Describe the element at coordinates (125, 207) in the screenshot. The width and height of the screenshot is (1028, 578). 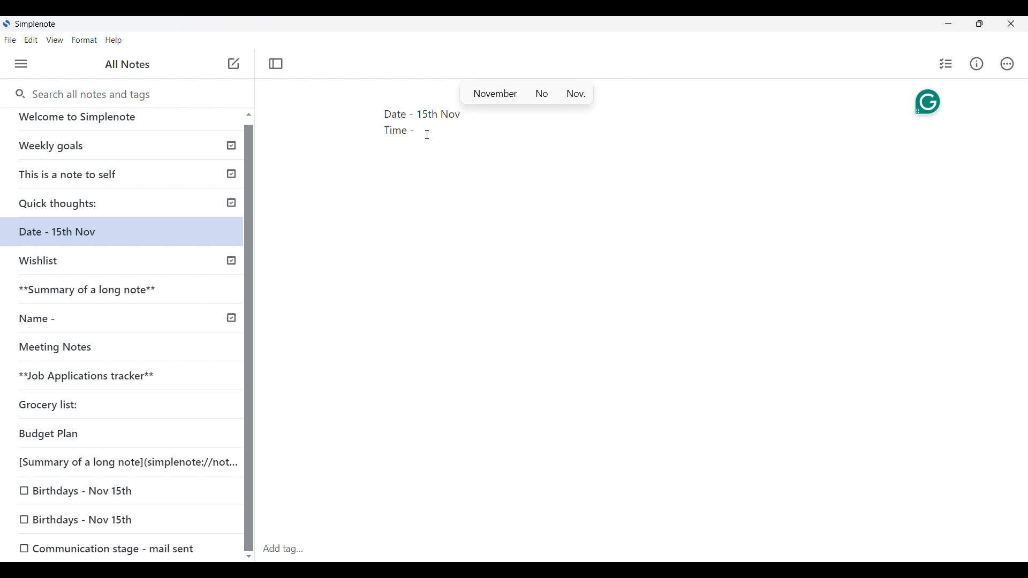
I see `Published note indicated by check icon` at that location.